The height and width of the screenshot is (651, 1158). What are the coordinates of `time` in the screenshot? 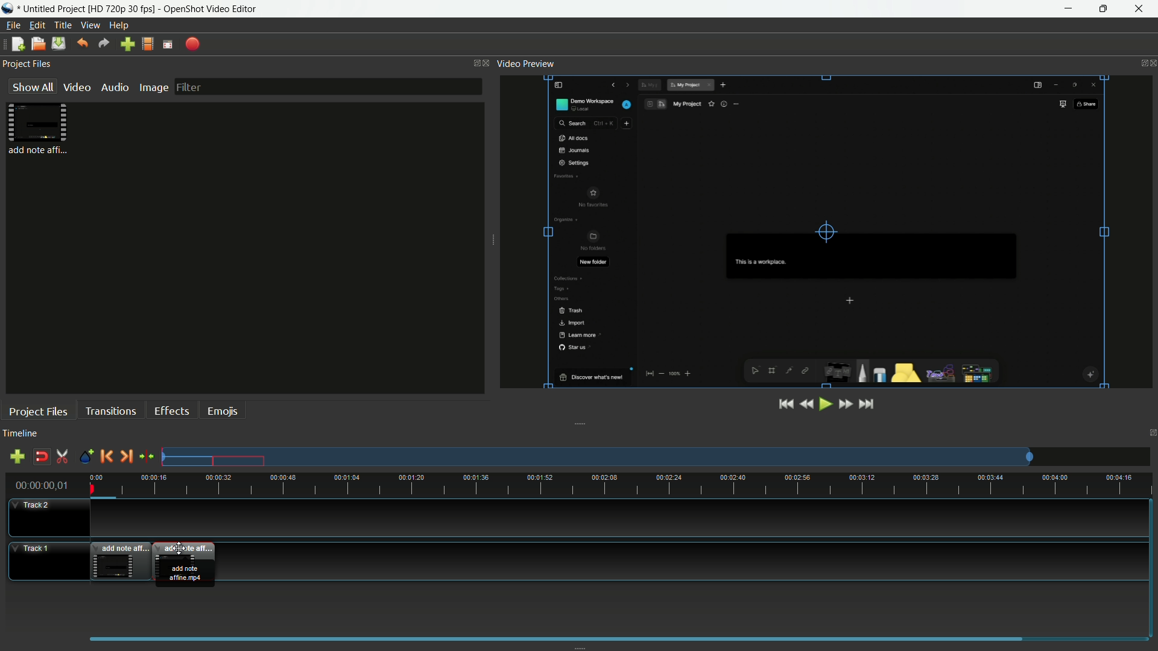 It's located at (624, 485).